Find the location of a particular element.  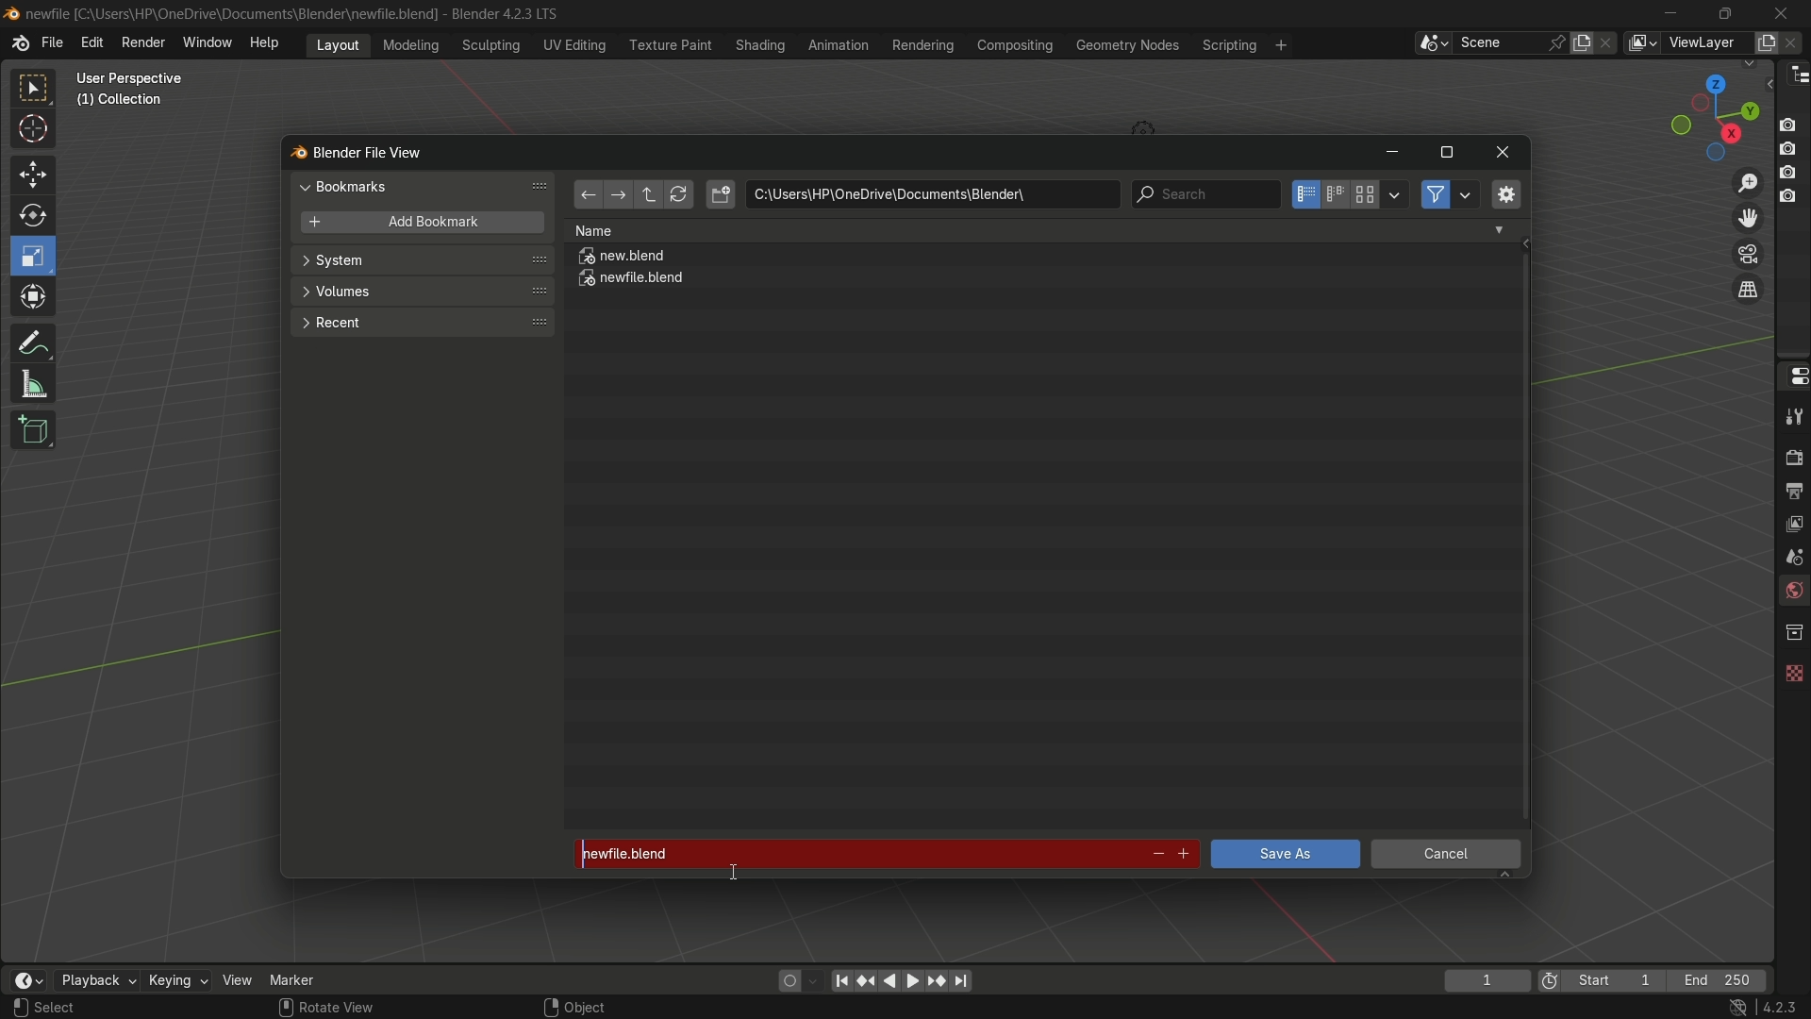

add workspace is located at coordinates (1279, 44).